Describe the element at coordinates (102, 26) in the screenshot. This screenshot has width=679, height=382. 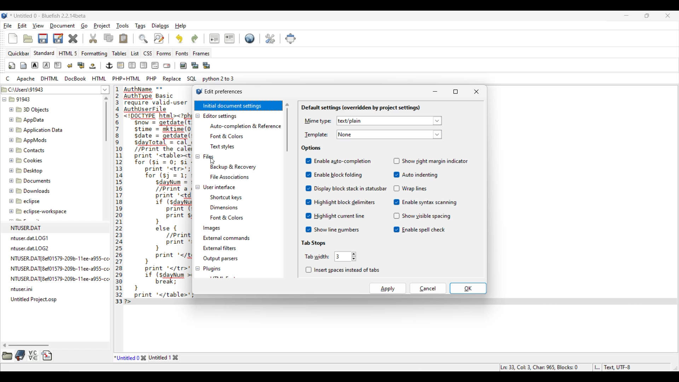
I see `Project menu` at that location.